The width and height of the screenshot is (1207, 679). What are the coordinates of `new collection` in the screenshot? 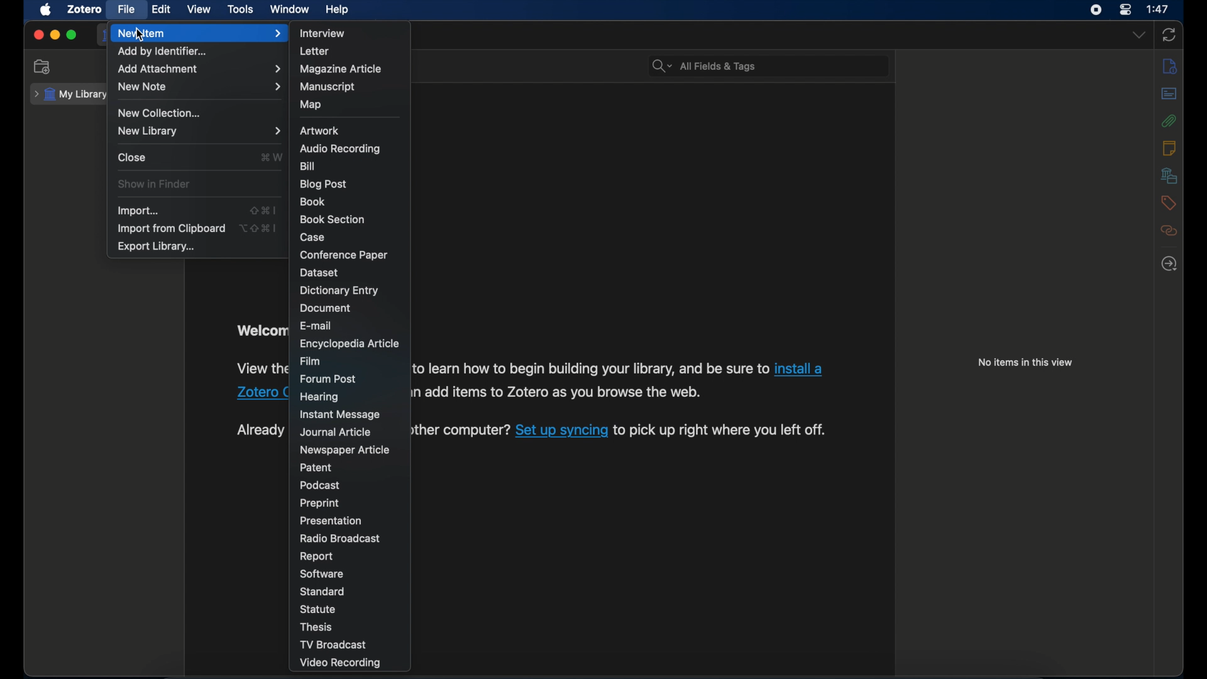 It's located at (43, 66).